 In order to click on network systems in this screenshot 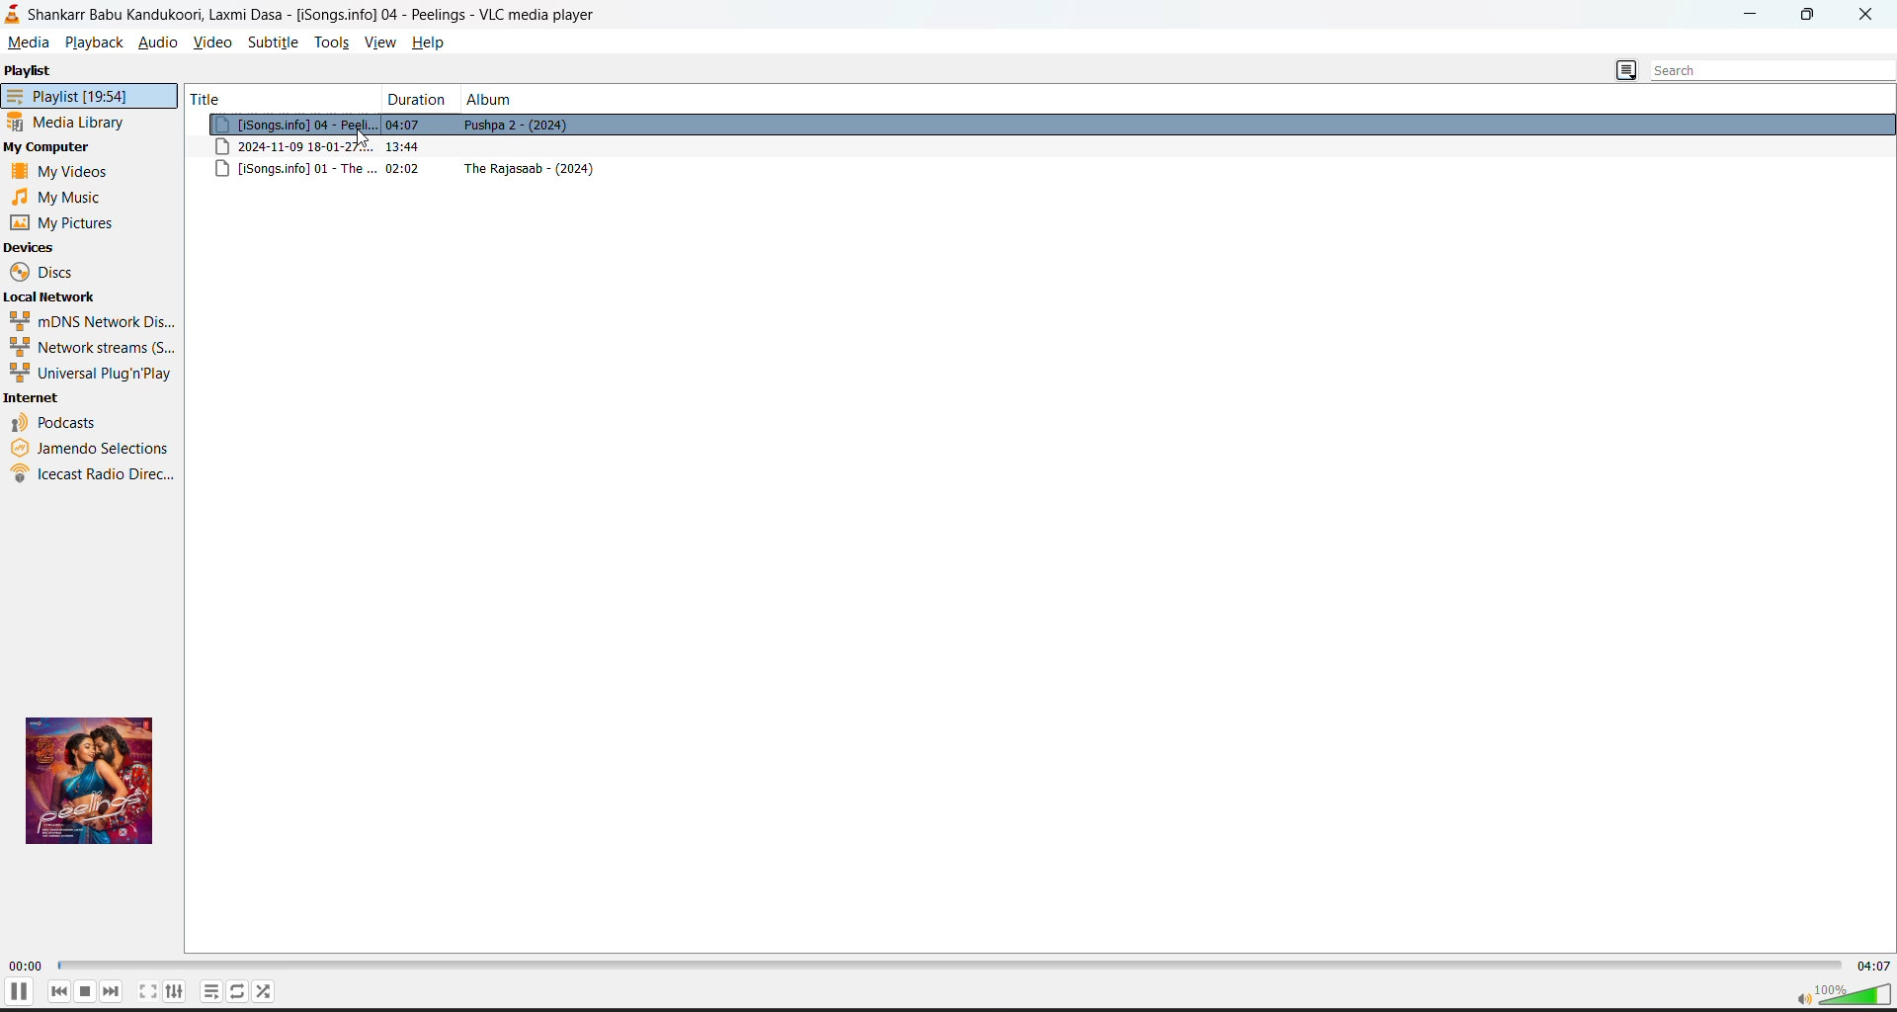, I will do `click(89, 346)`.